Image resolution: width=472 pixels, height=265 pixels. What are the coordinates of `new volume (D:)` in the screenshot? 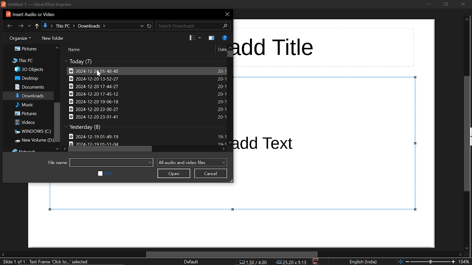 It's located at (32, 141).